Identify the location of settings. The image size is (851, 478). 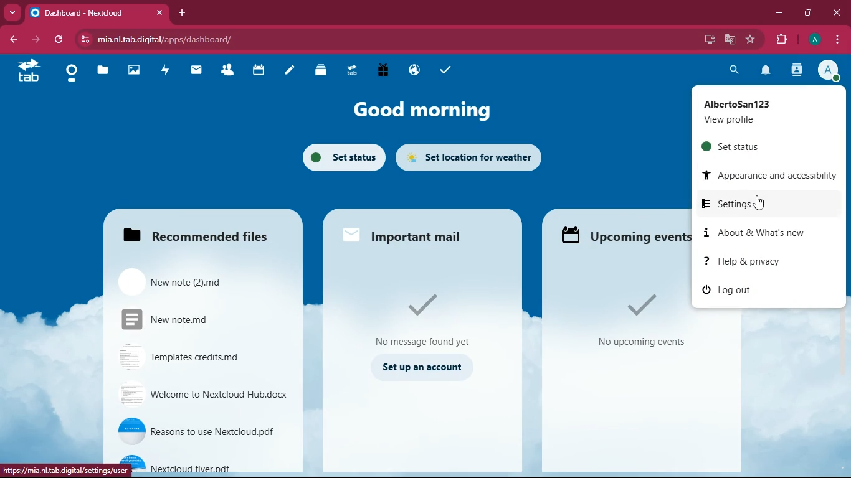
(764, 203).